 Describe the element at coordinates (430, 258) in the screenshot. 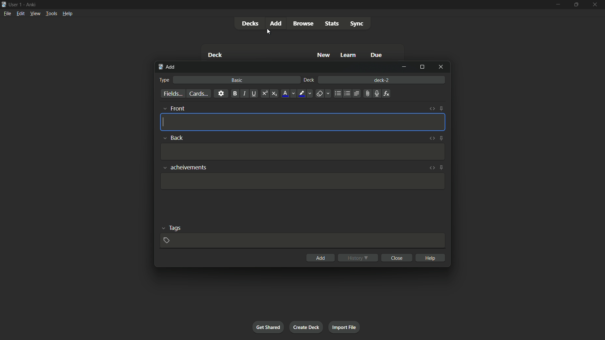

I see `help` at that location.